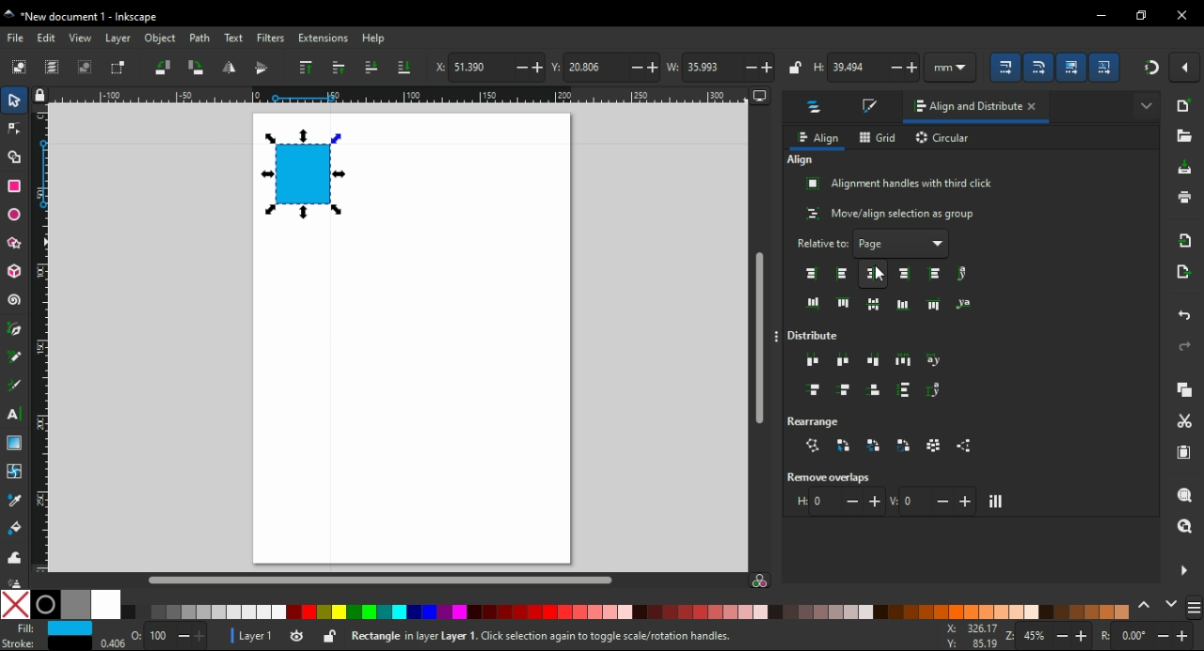  Describe the element at coordinates (330, 636) in the screenshot. I see `selected object unlocked` at that location.